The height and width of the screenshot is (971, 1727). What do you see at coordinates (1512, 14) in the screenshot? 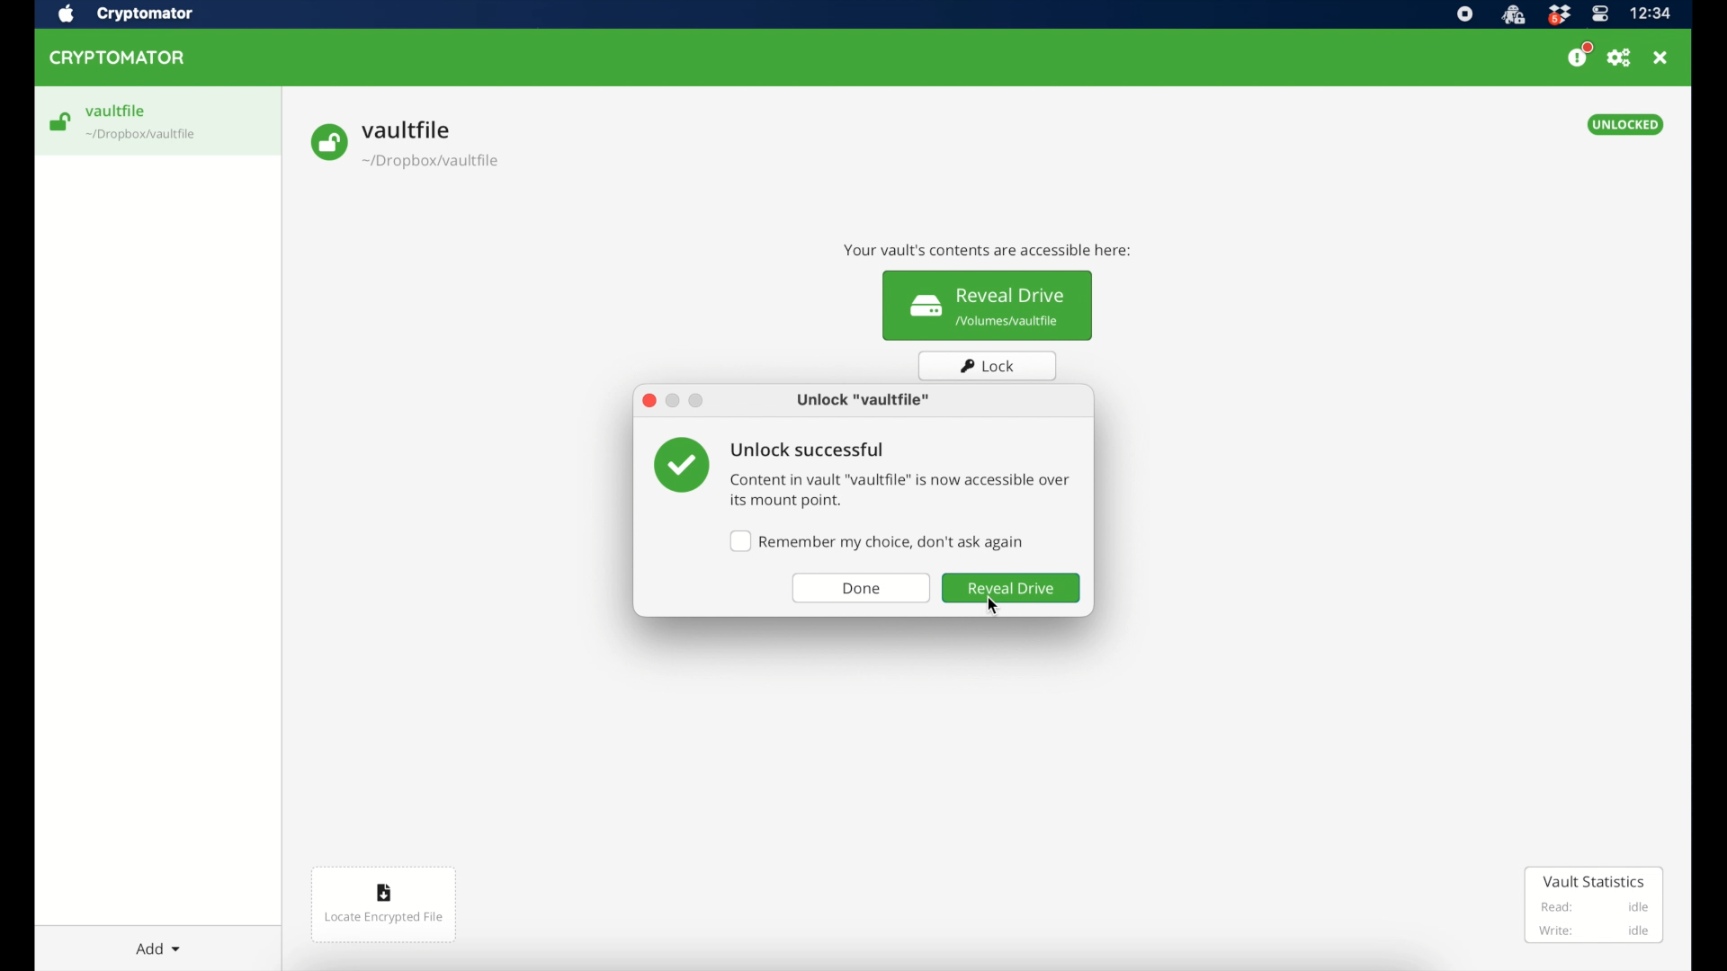
I see `cryptomator icon` at bounding box center [1512, 14].